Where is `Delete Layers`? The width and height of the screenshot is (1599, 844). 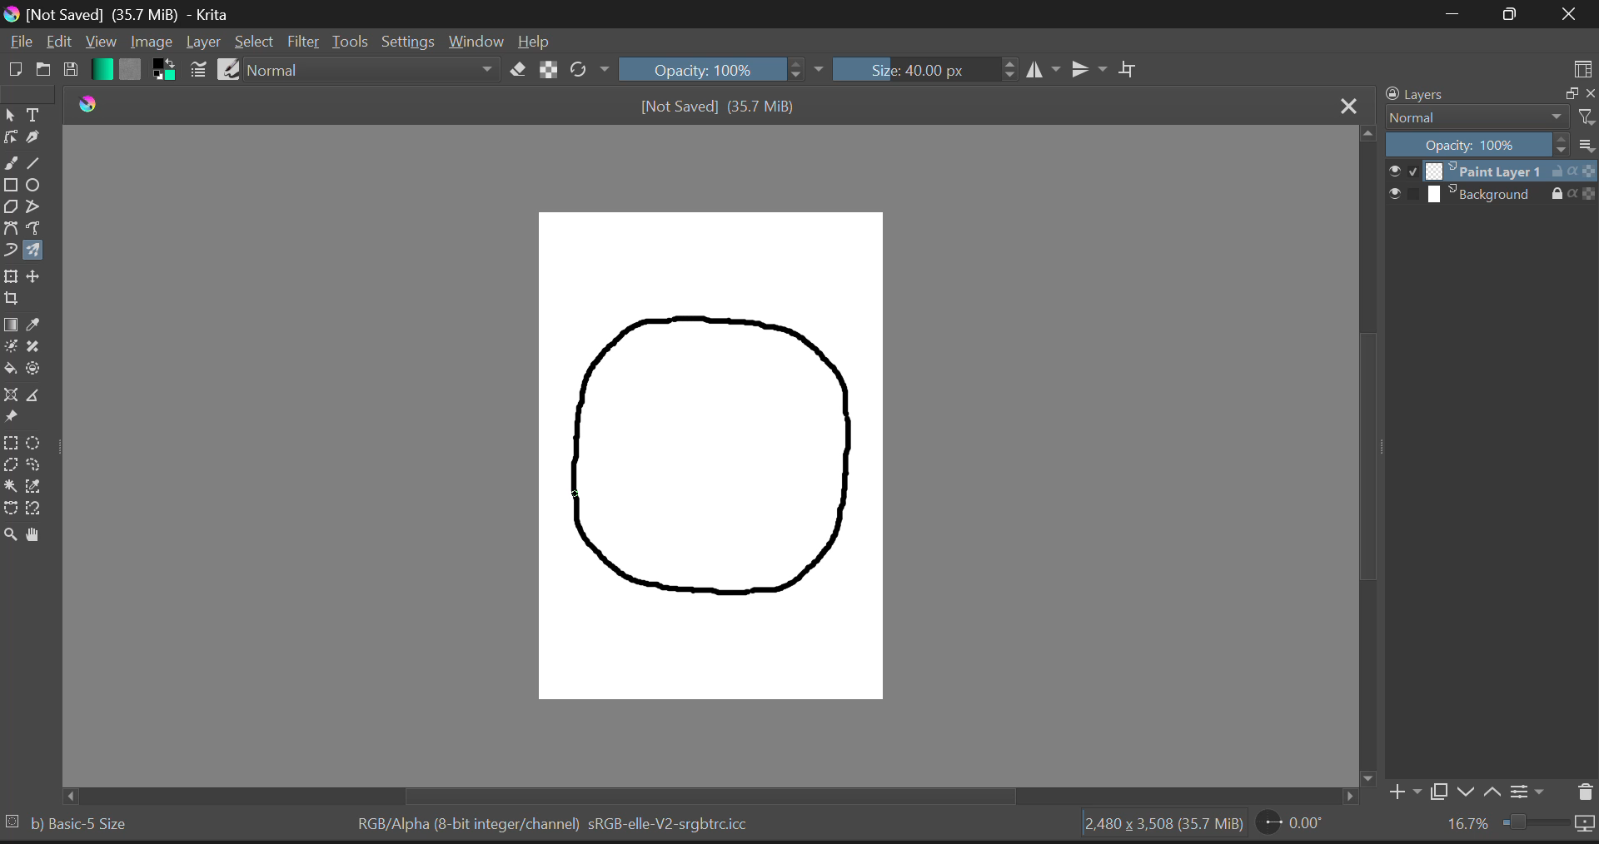 Delete Layers is located at coordinates (1583, 790).